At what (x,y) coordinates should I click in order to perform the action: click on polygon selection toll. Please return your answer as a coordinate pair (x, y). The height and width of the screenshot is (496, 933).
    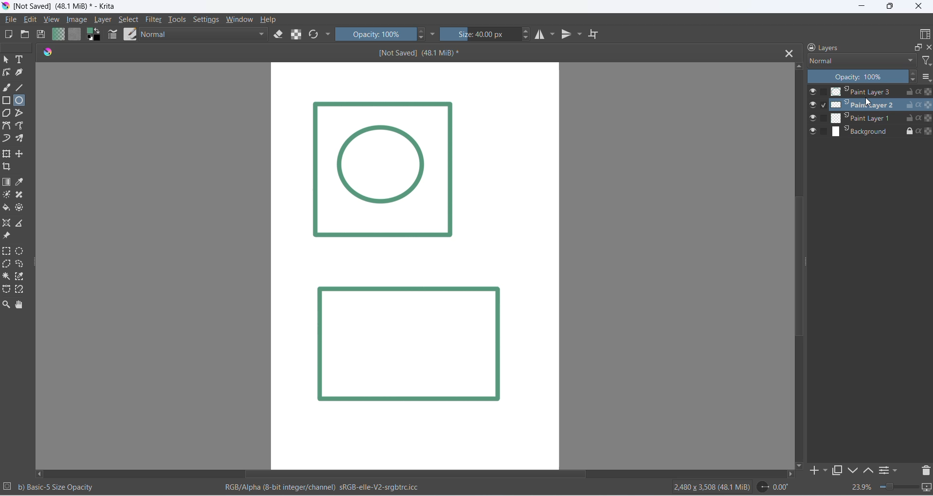
    Looking at the image, I should click on (7, 265).